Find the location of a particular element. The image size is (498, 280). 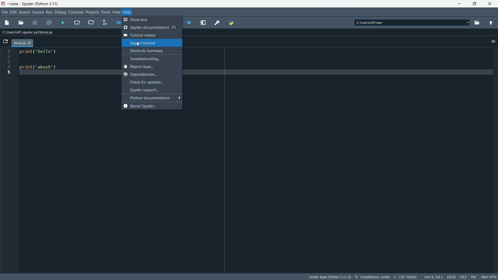

spyder documentation f1 is located at coordinates (150, 27).